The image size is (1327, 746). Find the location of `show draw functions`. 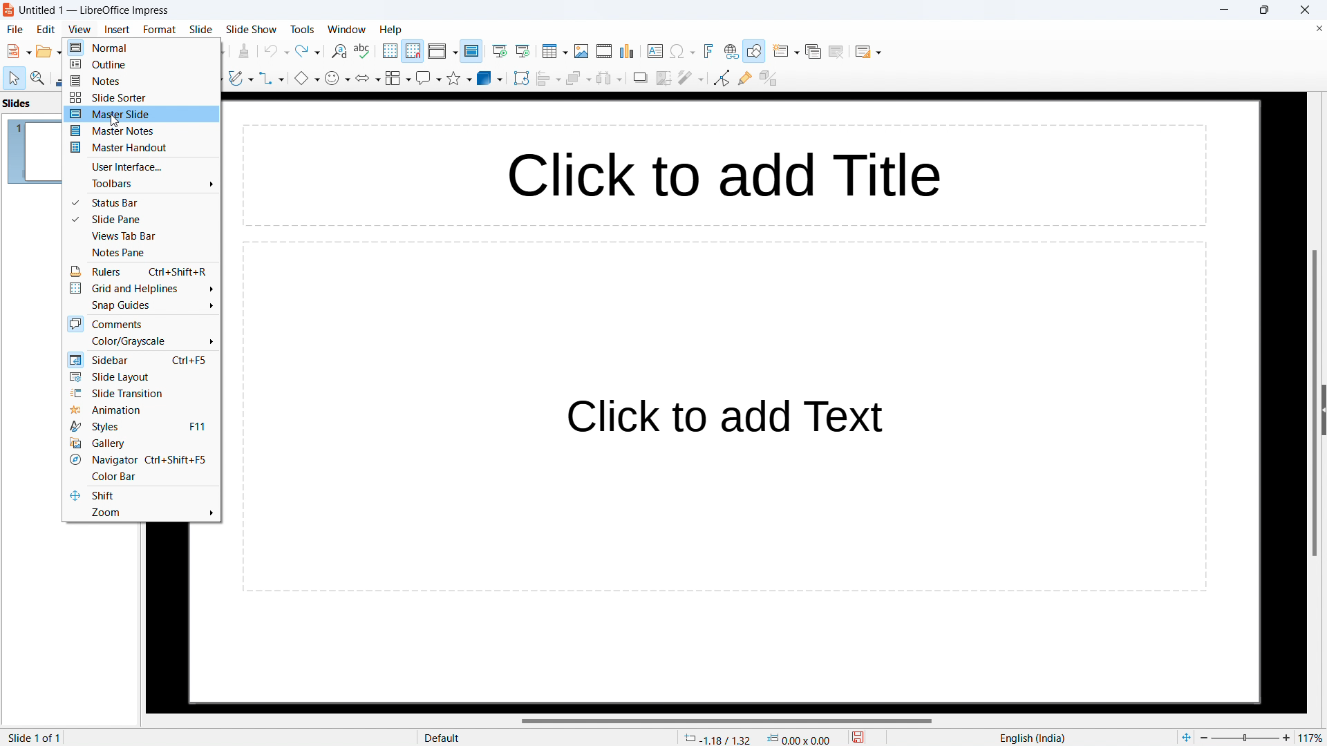

show draw functions is located at coordinates (755, 51).